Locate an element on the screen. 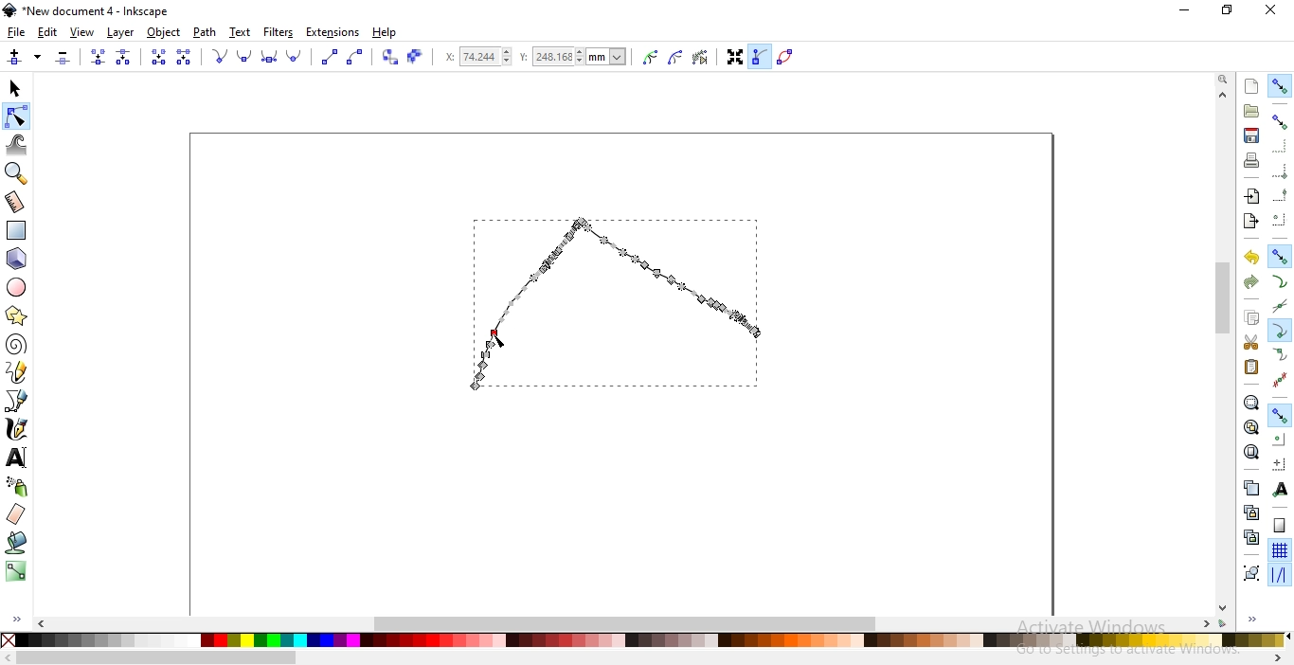 This screenshot has height=665, width=1294. redo is located at coordinates (1250, 282).